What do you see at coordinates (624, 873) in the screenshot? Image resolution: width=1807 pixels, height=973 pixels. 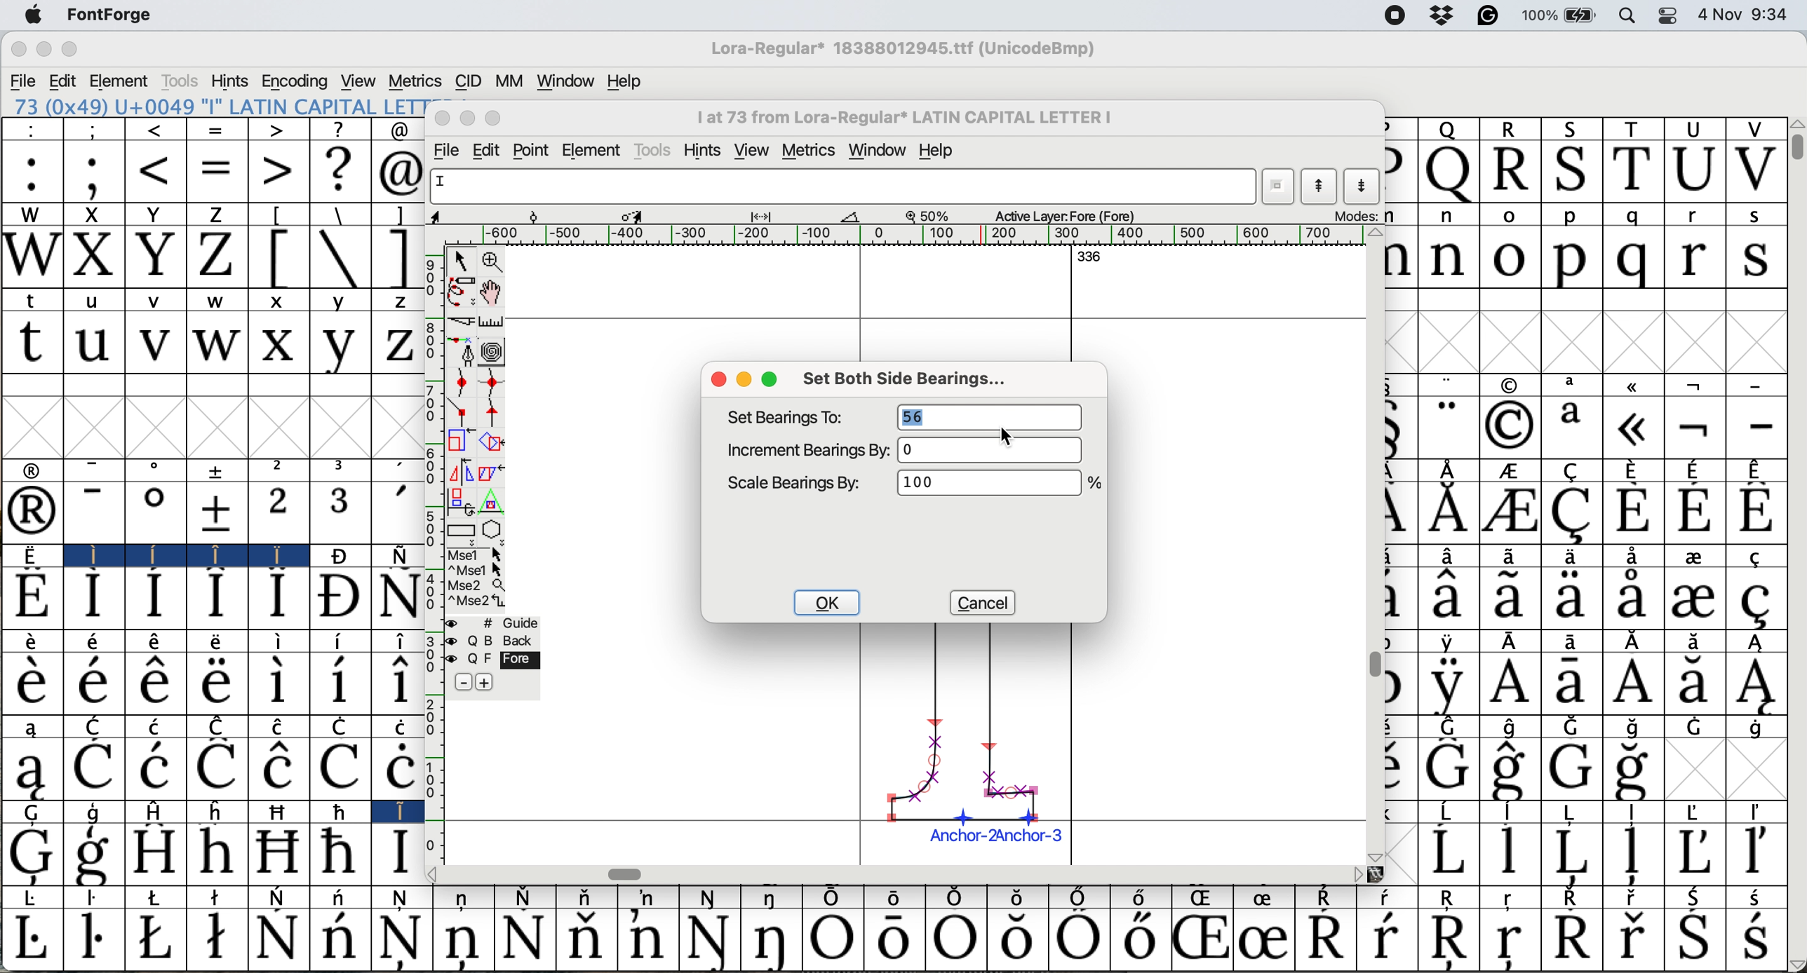 I see `horizontal scroll bar` at bounding box center [624, 873].